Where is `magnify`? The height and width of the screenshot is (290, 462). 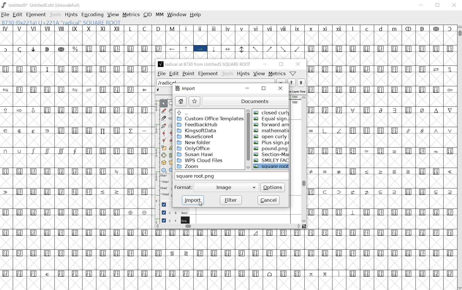
magnify is located at coordinates (172, 104).